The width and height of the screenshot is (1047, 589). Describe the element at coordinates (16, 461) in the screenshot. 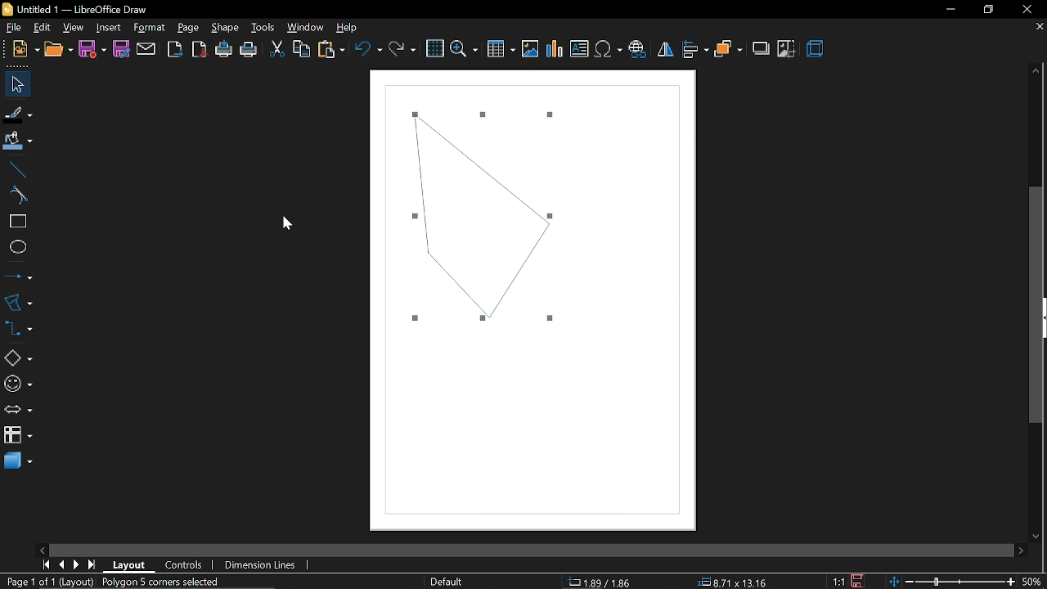

I see `3d shapes` at that location.